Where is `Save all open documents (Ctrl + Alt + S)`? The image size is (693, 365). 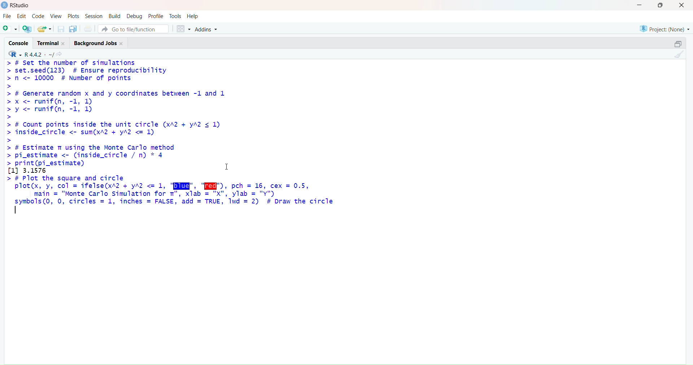
Save all open documents (Ctrl + Alt + S) is located at coordinates (74, 28).